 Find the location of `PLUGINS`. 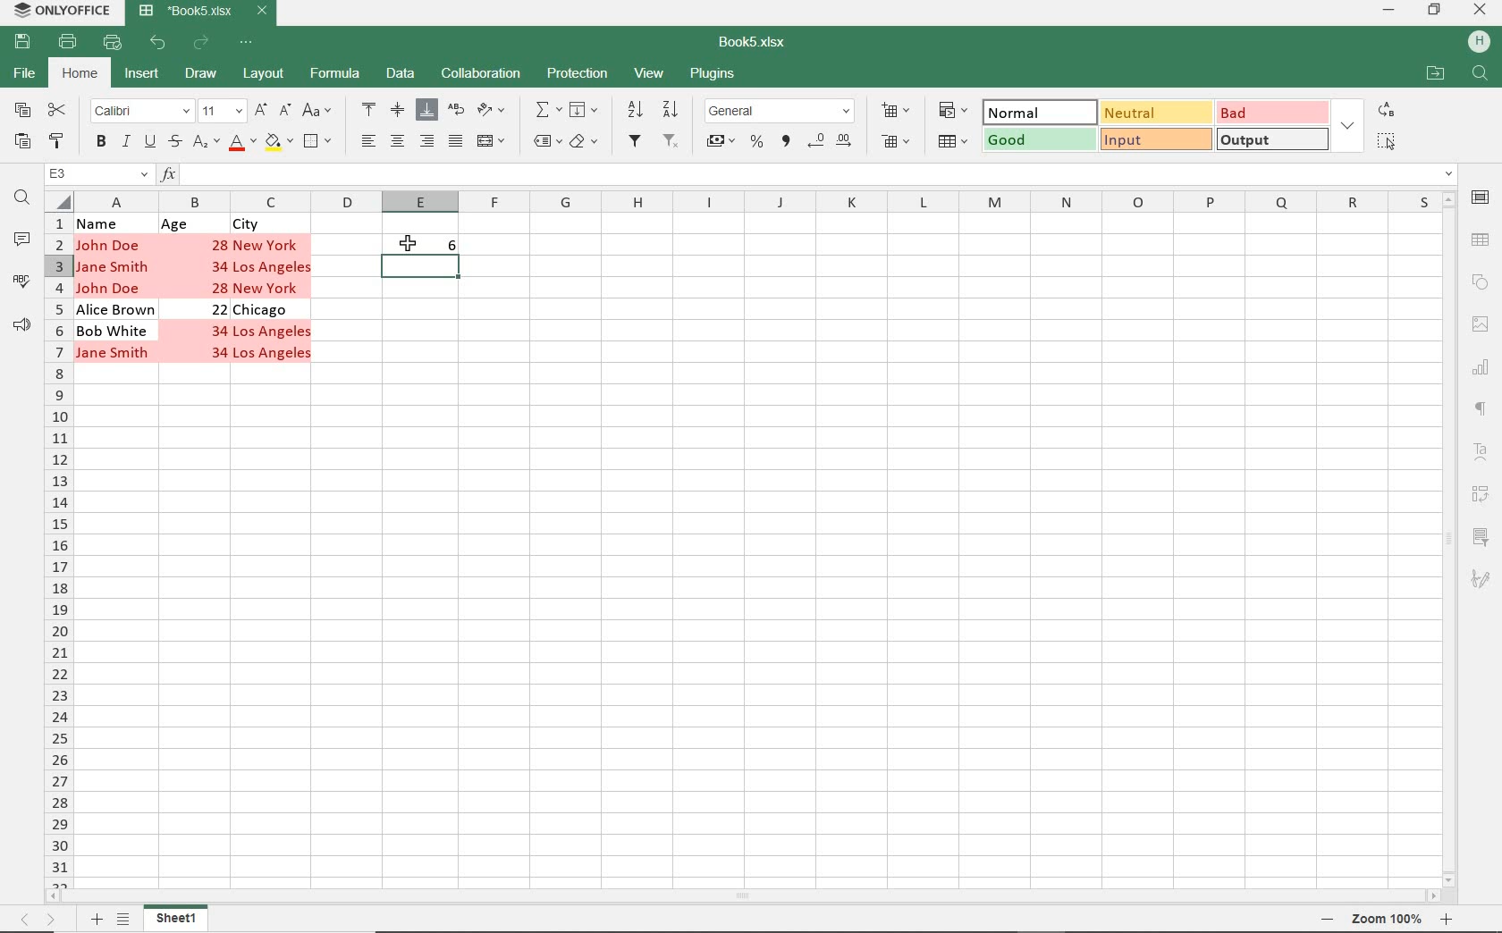

PLUGINS is located at coordinates (714, 75).